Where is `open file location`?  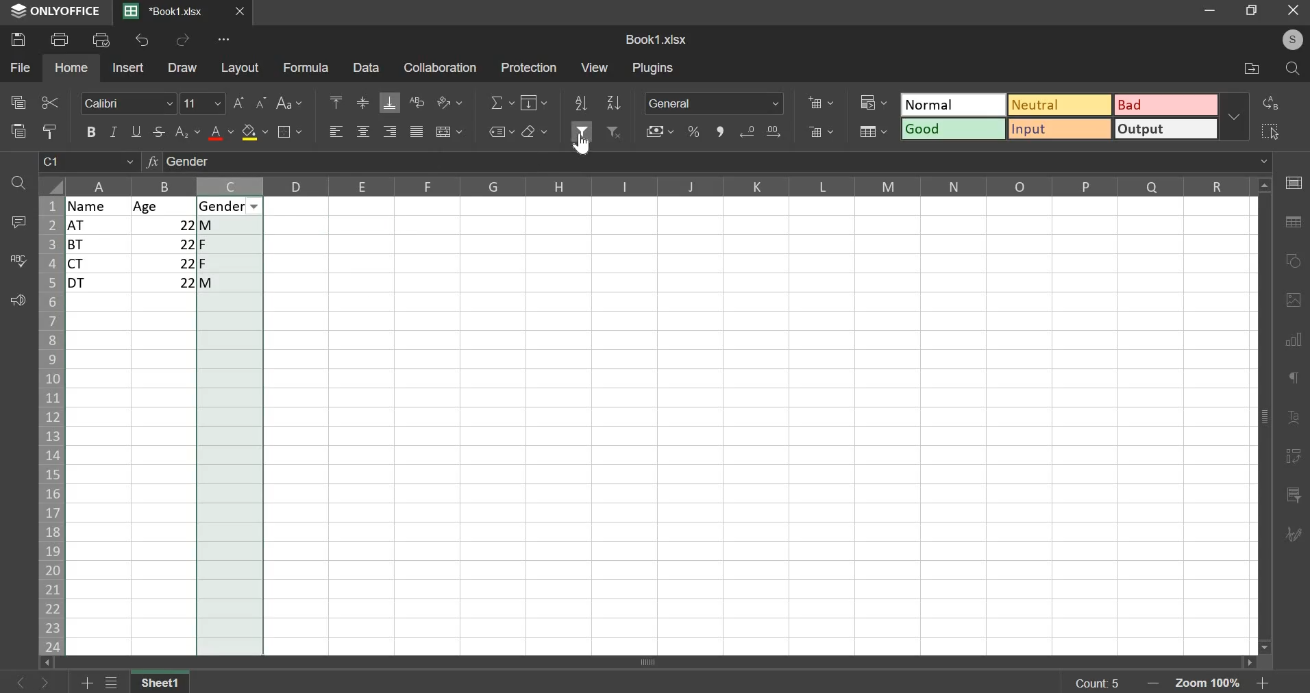
open file location is located at coordinates (1254, 69).